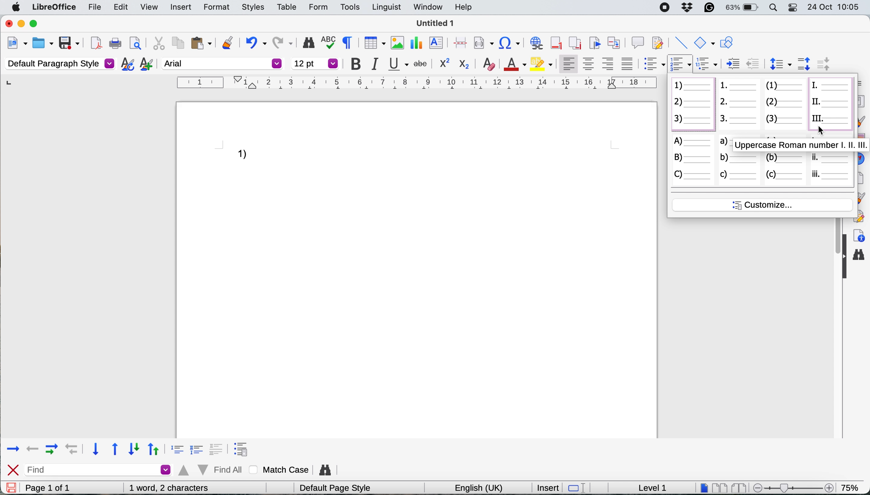 Image resolution: width=870 pixels, height=495 pixels. Describe the element at coordinates (51, 448) in the screenshot. I see `forward with indent` at that location.